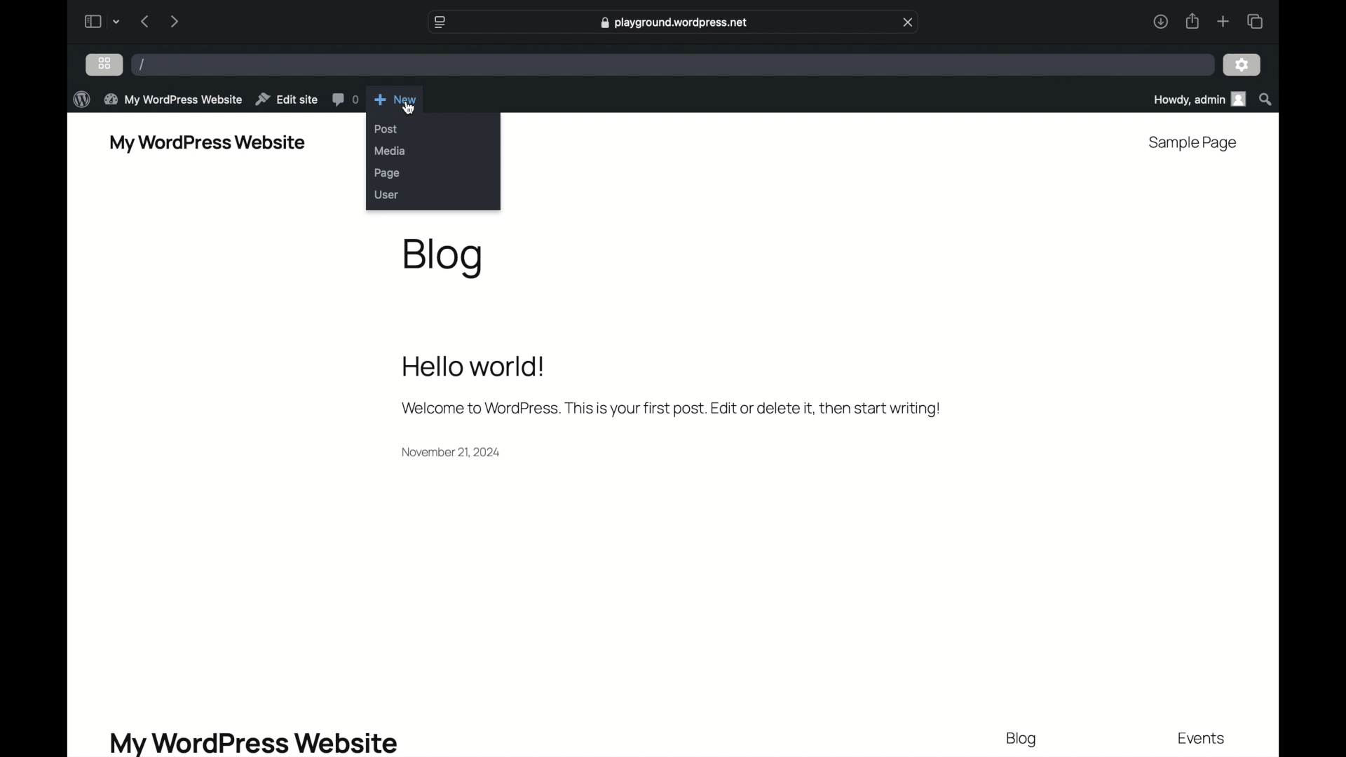 The width and height of the screenshot is (1346, 757). Describe the element at coordinates (1203, 739) in the screenshot. I see `events` at that location.